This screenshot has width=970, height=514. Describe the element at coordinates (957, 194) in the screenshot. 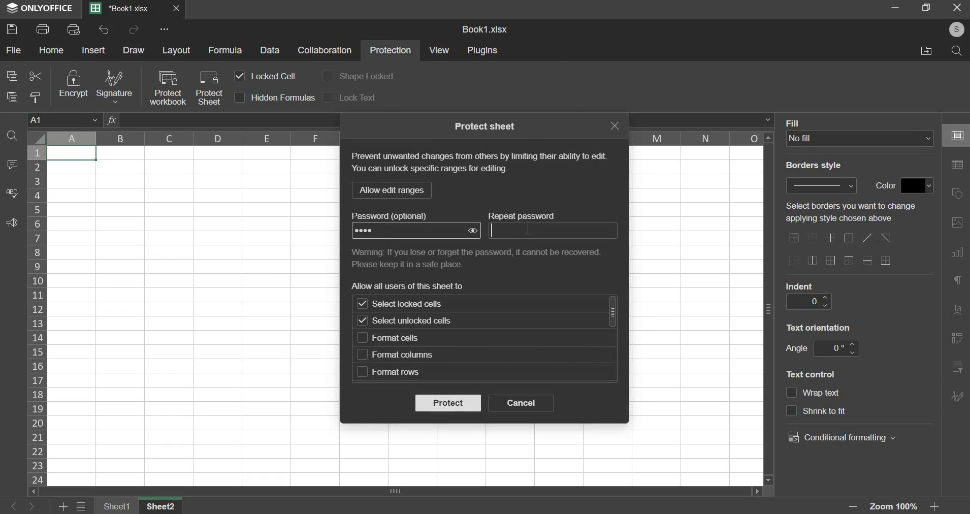

I see `right side bar` at that location.